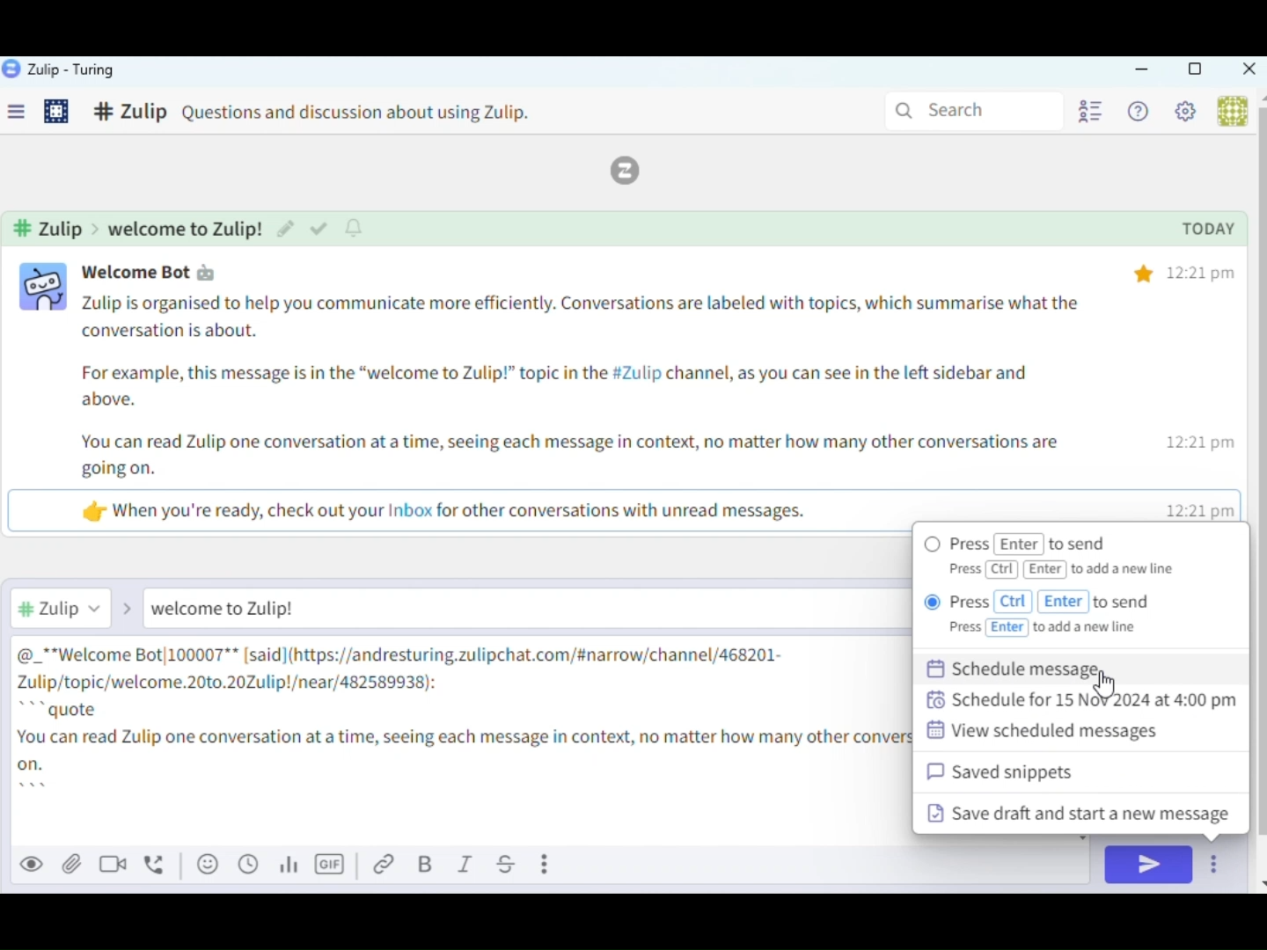 The image size is (1267, 950). I want to click on mark, so click(318, 230).